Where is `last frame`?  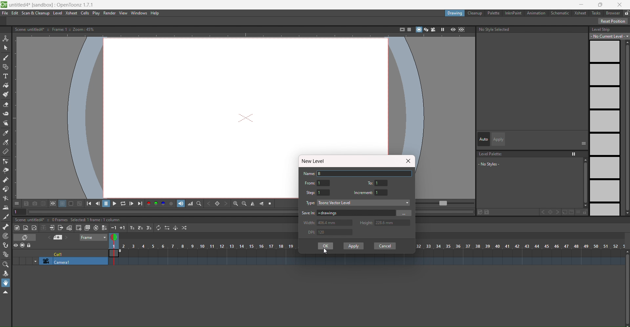
last frame is located at coordinates (140, 203).